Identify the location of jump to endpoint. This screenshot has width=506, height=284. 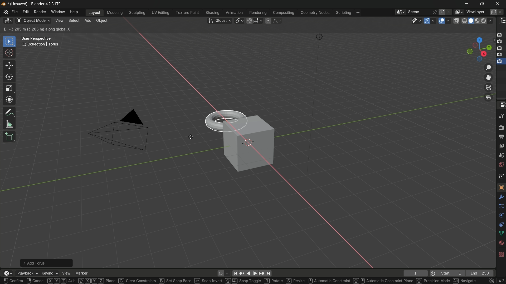
(269, 273).